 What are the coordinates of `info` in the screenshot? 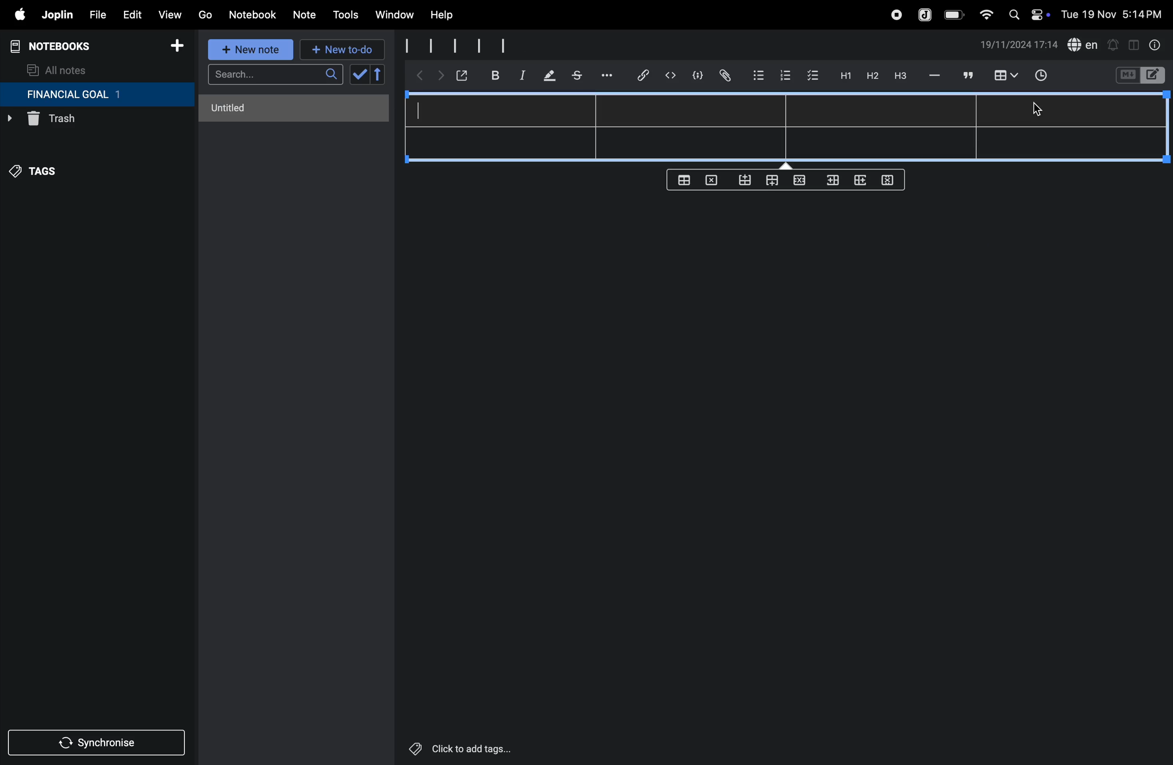 It's located at (1156, 45).